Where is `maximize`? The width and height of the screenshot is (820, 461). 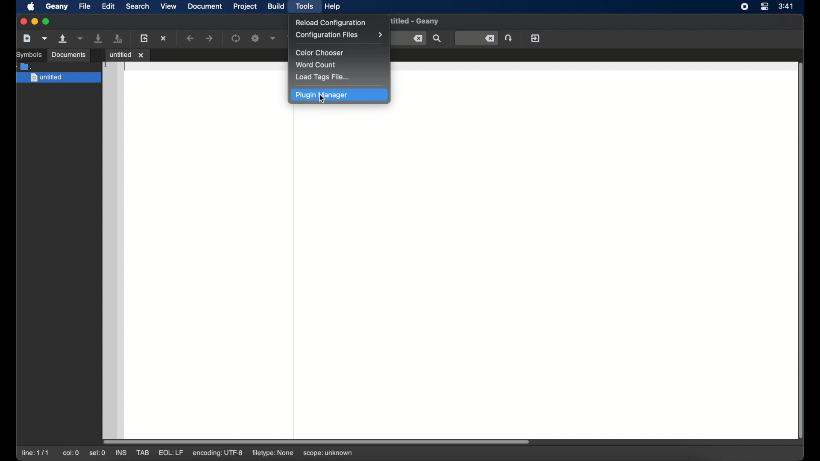 maximize is located at coordinates (46, 21).